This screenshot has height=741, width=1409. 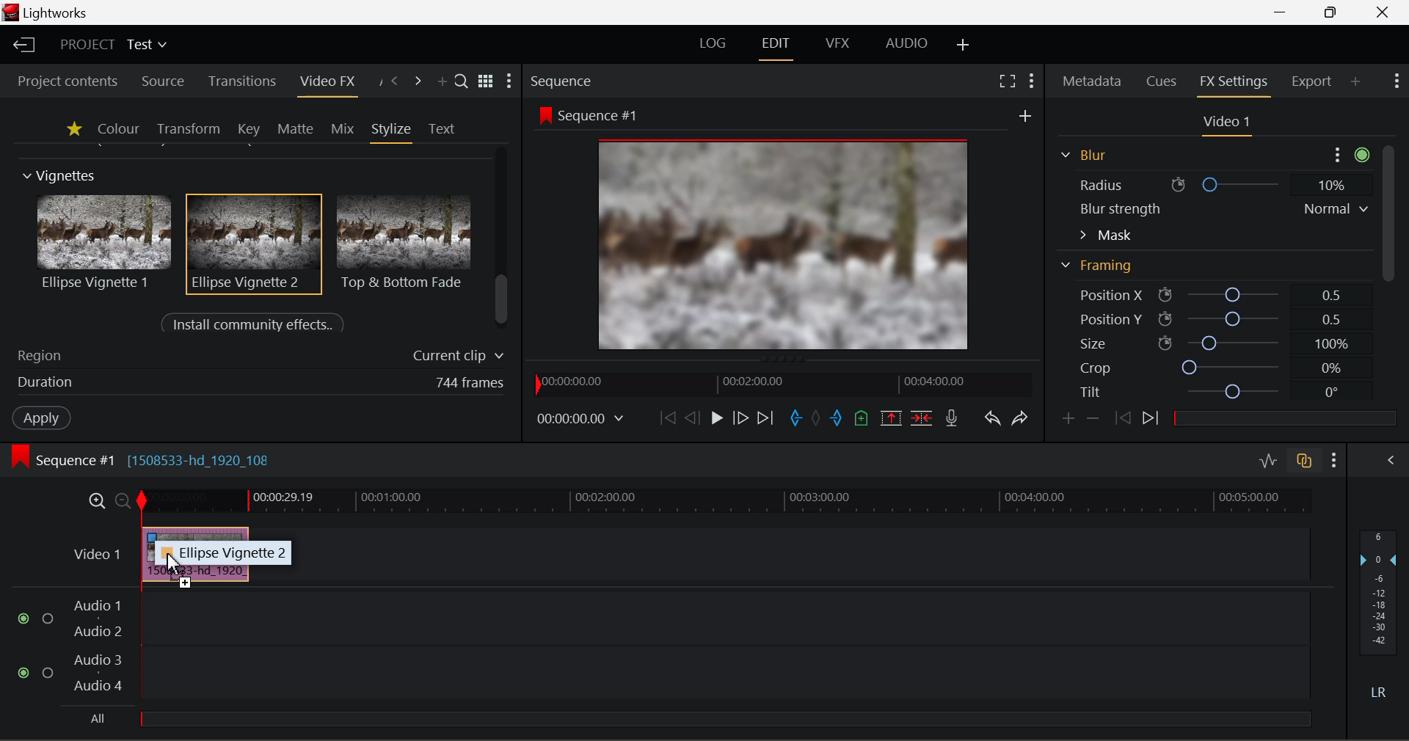 What do you see at coordinates (112, 46) in the screenshot?
I see `Project Title` at bounding box center [112, 46].